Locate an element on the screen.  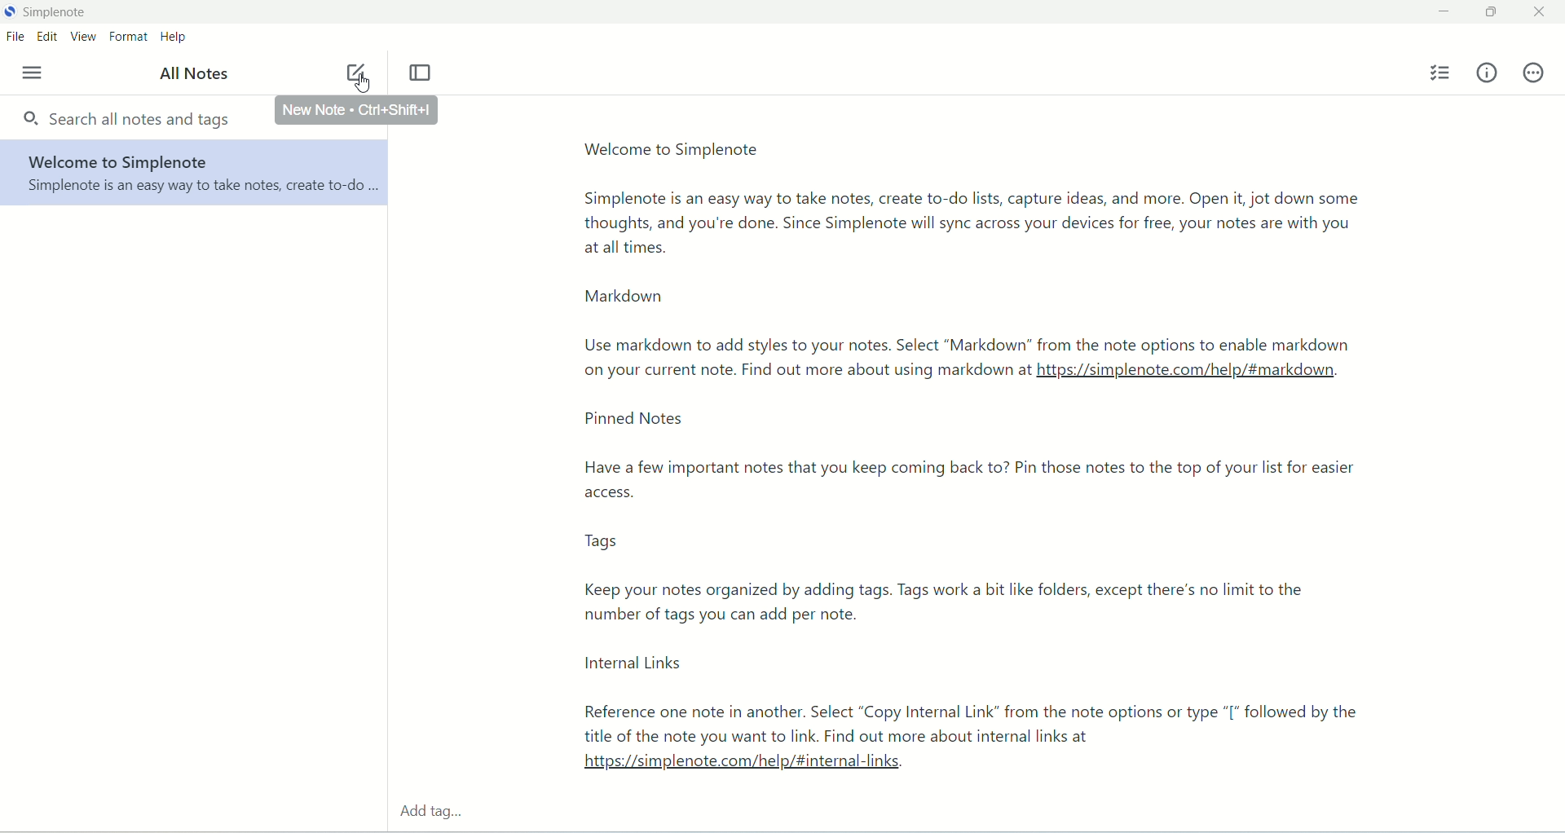
maximize is located at coordinates (1486, 15).